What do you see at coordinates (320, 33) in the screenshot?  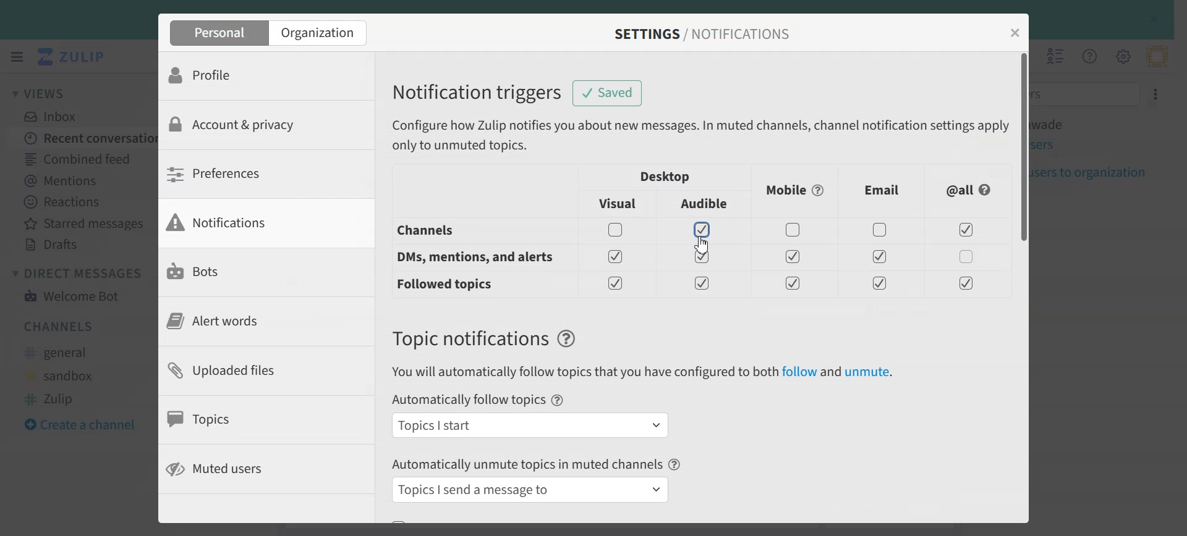 I see `Organization` at bounding box center [320, 33].